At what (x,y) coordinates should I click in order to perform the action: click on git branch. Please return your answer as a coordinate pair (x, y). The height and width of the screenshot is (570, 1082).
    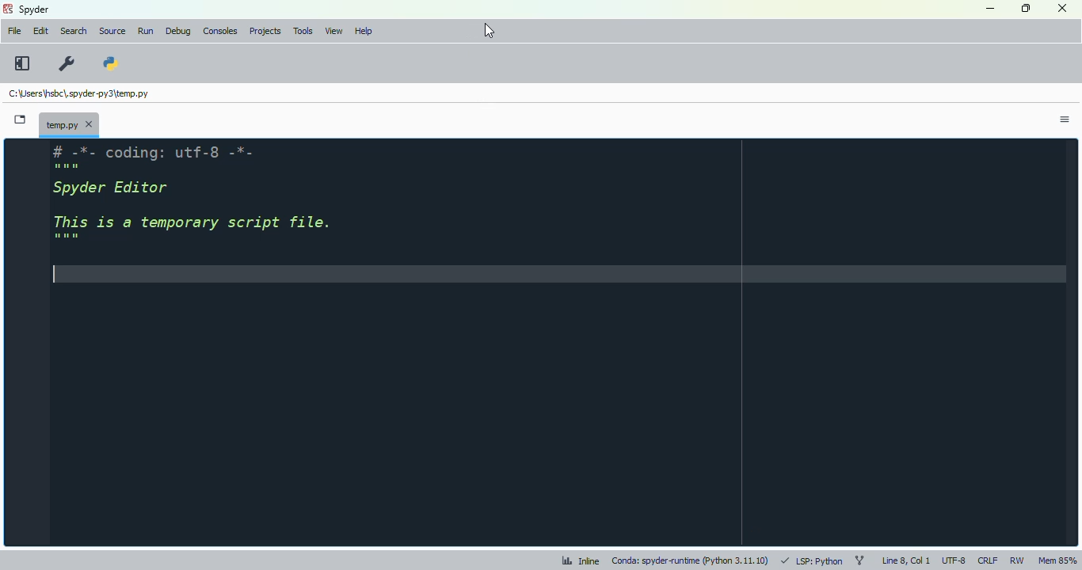
    Looking at the image, I should click on (860, 562).